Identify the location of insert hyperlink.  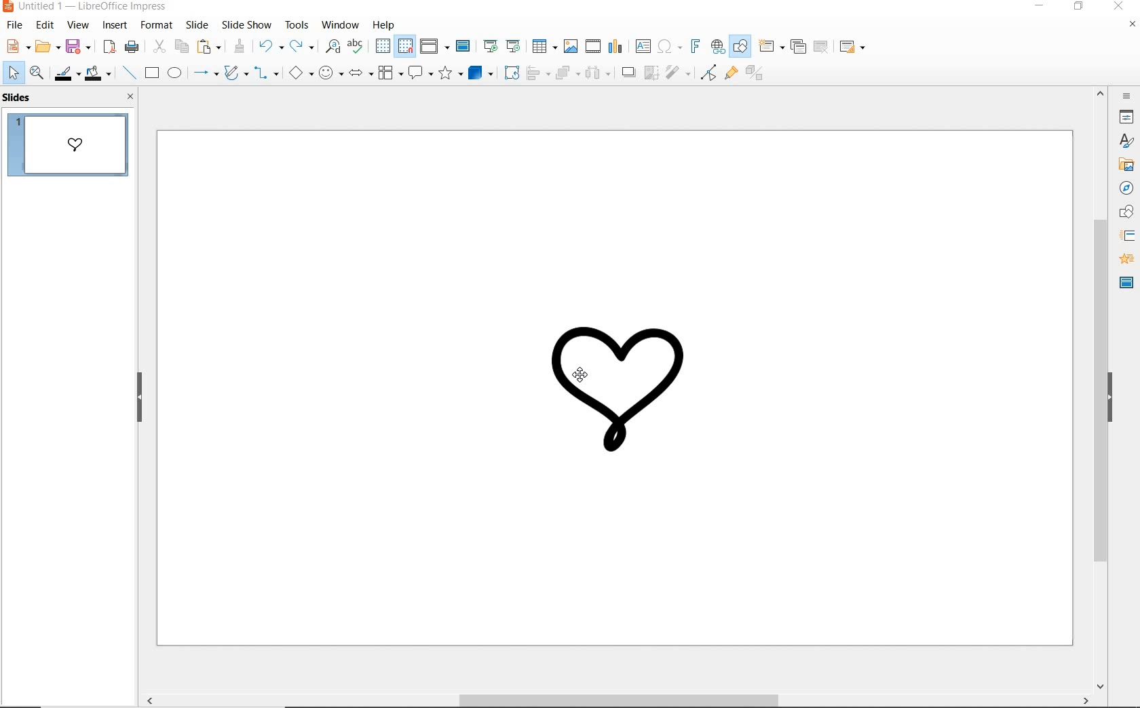
(718, 47).